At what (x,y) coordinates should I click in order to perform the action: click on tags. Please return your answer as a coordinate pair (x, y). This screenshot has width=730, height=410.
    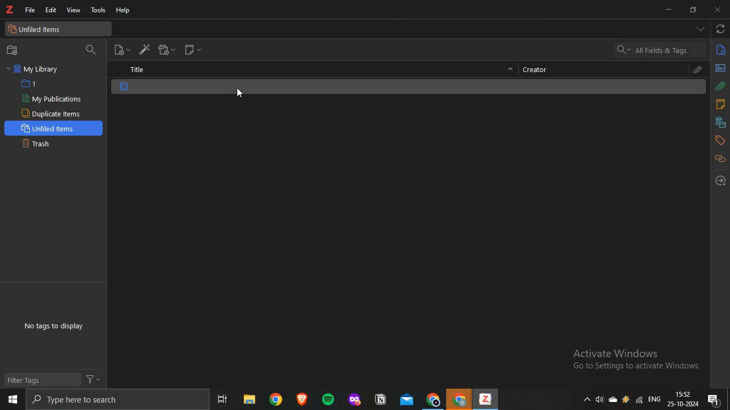
    Looking at the image, I should click on (720, 140).